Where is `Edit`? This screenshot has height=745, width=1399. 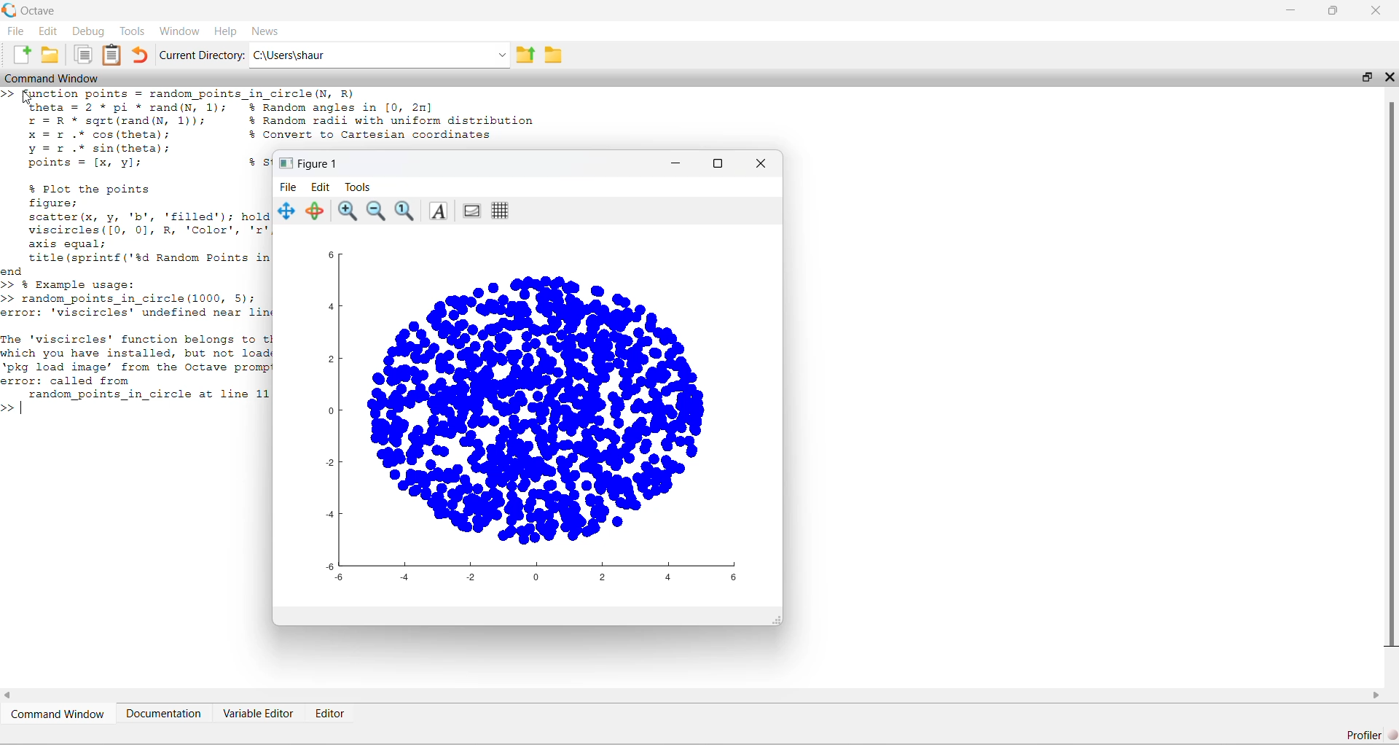 Edit is located at coordinates (321, 187).